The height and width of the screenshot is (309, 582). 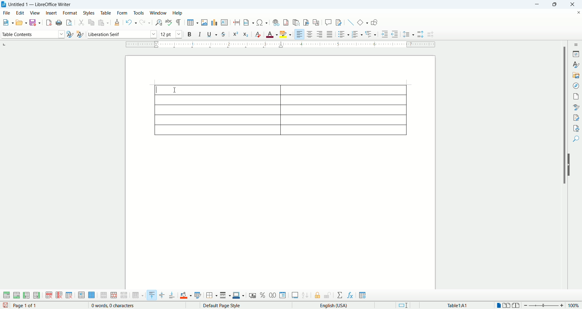 What do you see at coordinates (544, 306) in the screenshot?
I see `zoom bar` at bounding box center [544, 306].